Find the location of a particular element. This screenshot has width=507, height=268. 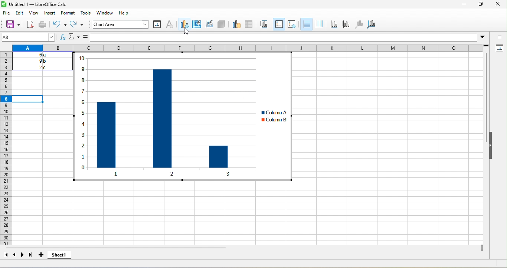

close is located at coordinates (496, 4).